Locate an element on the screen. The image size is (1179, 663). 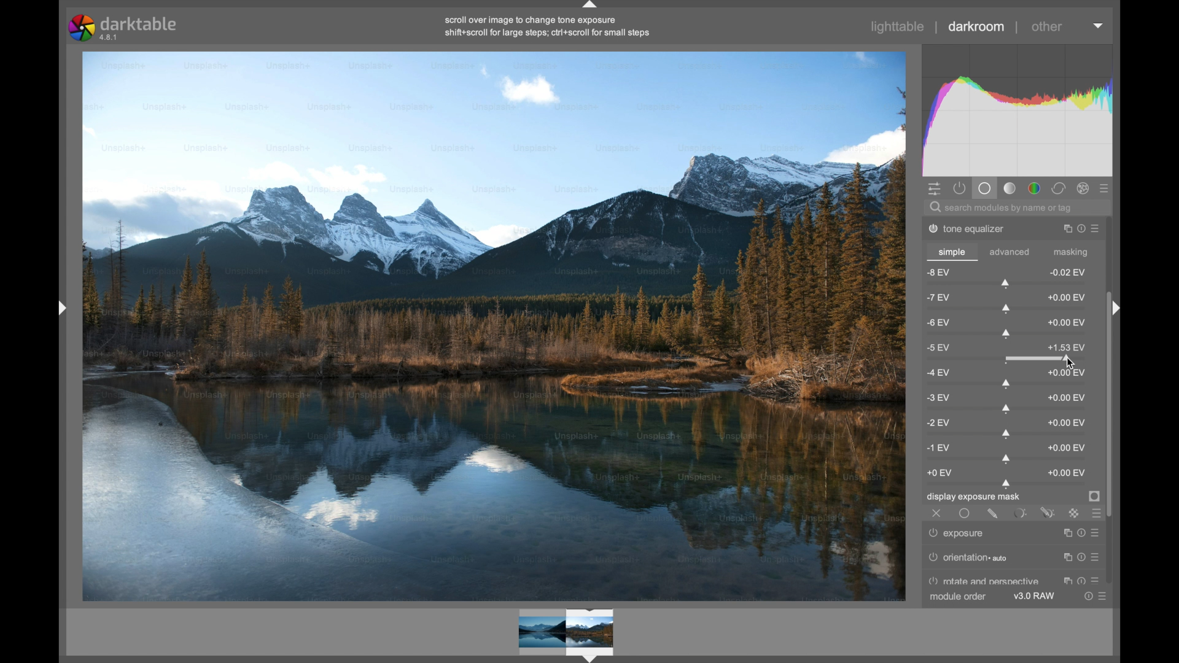
Preset is located at coordinates (1098, 546).